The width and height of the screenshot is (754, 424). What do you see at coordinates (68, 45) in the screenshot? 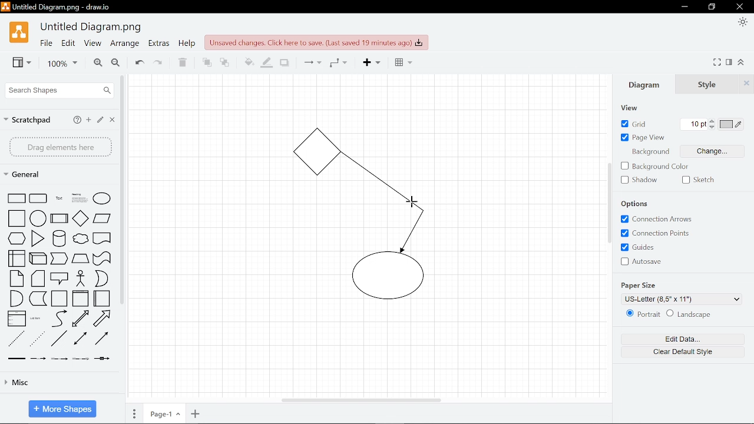
I see `Edit` at bounding box center [68, 45].